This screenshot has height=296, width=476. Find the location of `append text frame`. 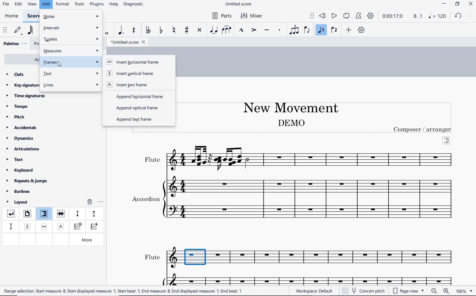

append text frame is located at coordinates (134, 120).